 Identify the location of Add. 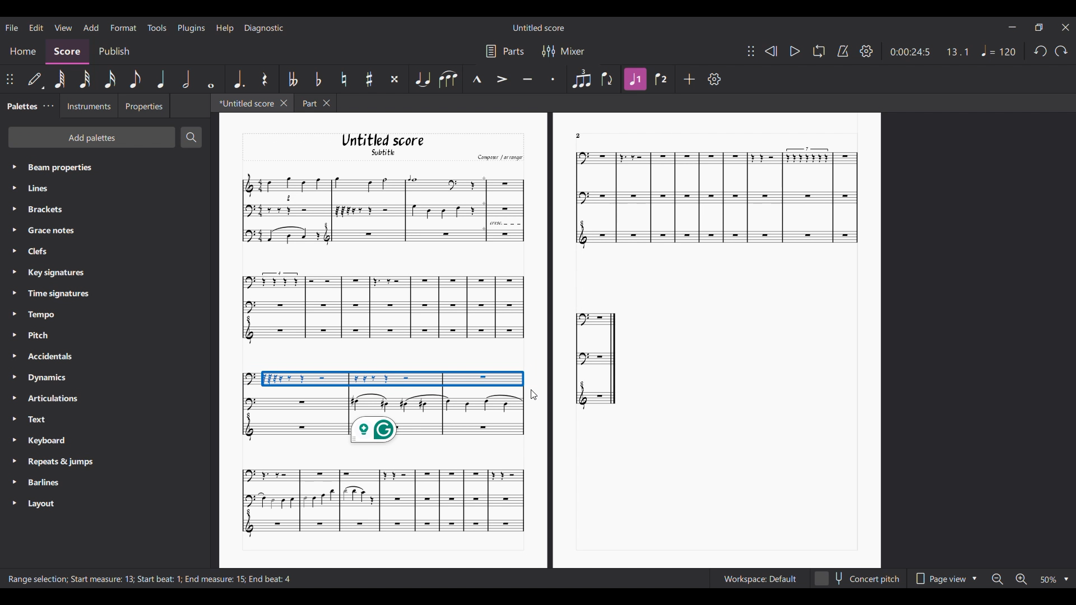
(690, 79).